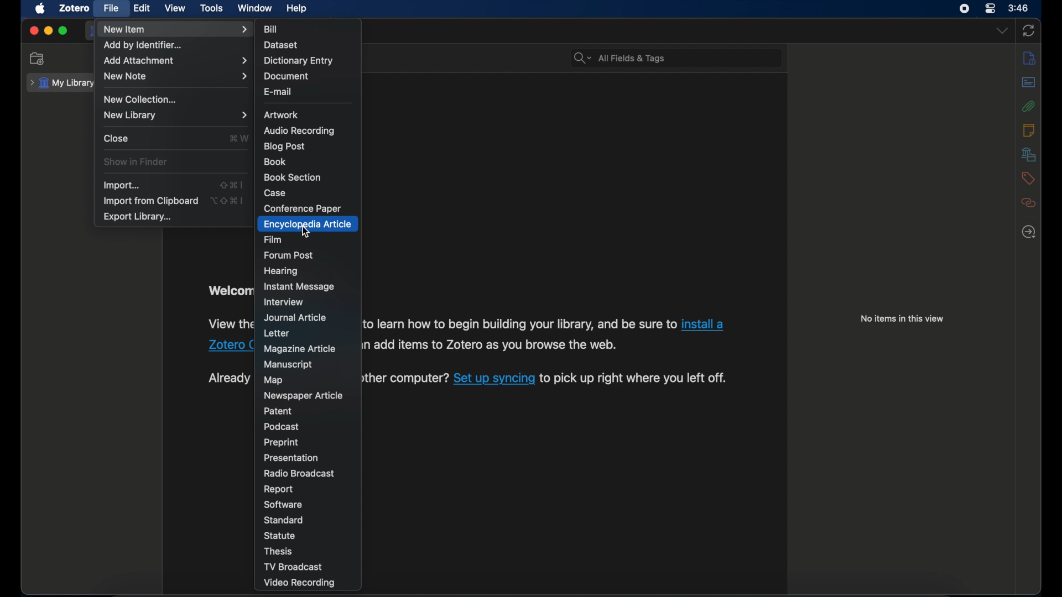 This screenshot has height=597, width=1062. What do you see at coordinates (278, 92) in the screenshot?
I see `e-mail` at bounding box center [278, 92].